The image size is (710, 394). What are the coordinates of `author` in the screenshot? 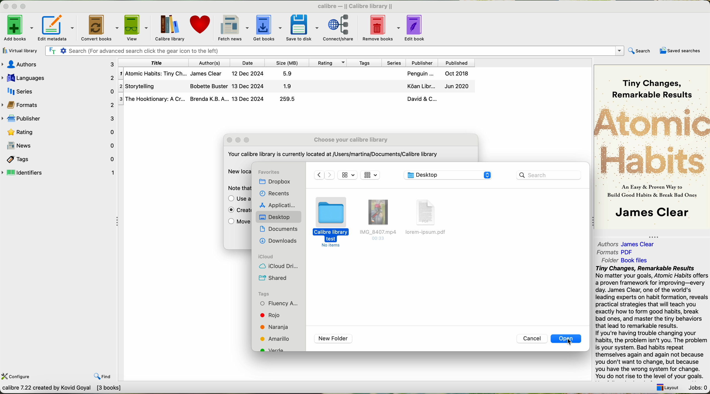 It's located at (210, 63).